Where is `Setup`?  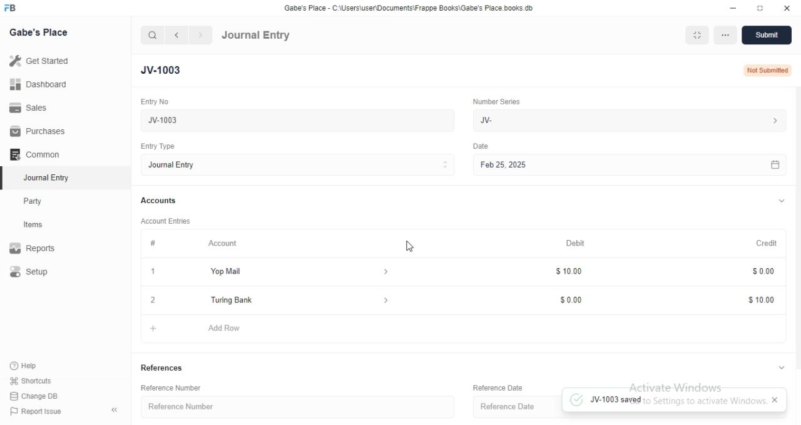
Setup is located at coordinates (43, 272).